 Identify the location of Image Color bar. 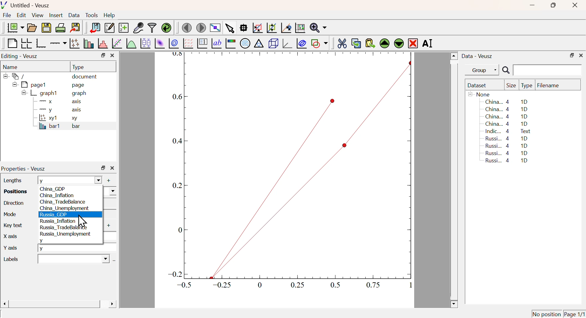
(231, 44).